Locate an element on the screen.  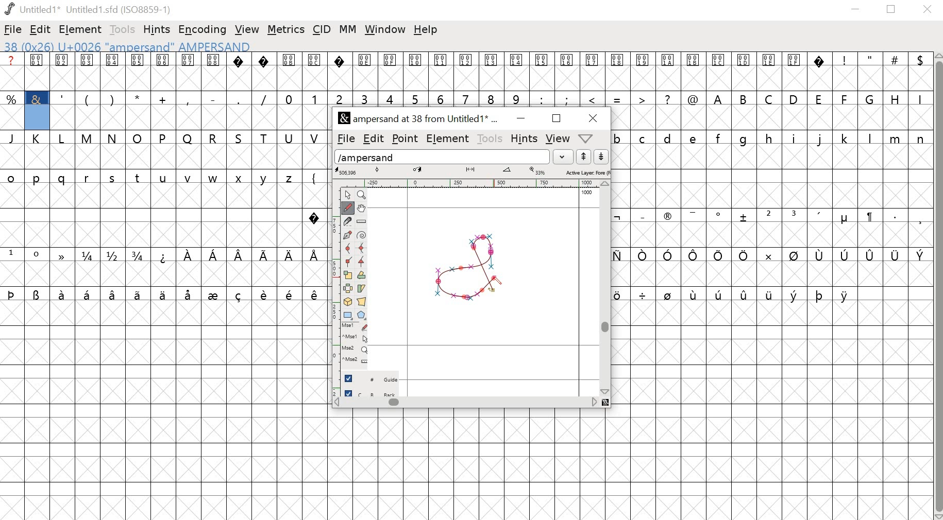
" is located at coordinates (870, 73).